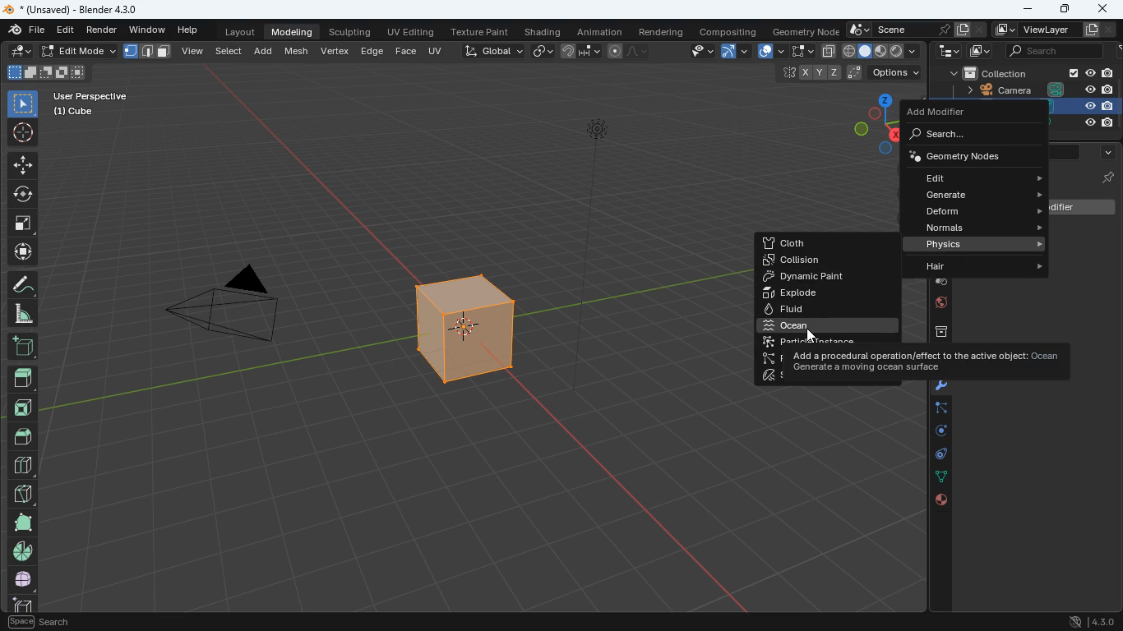  Describe the element at coordinates (194, 53) in the screenshot. I see `view` at that location.